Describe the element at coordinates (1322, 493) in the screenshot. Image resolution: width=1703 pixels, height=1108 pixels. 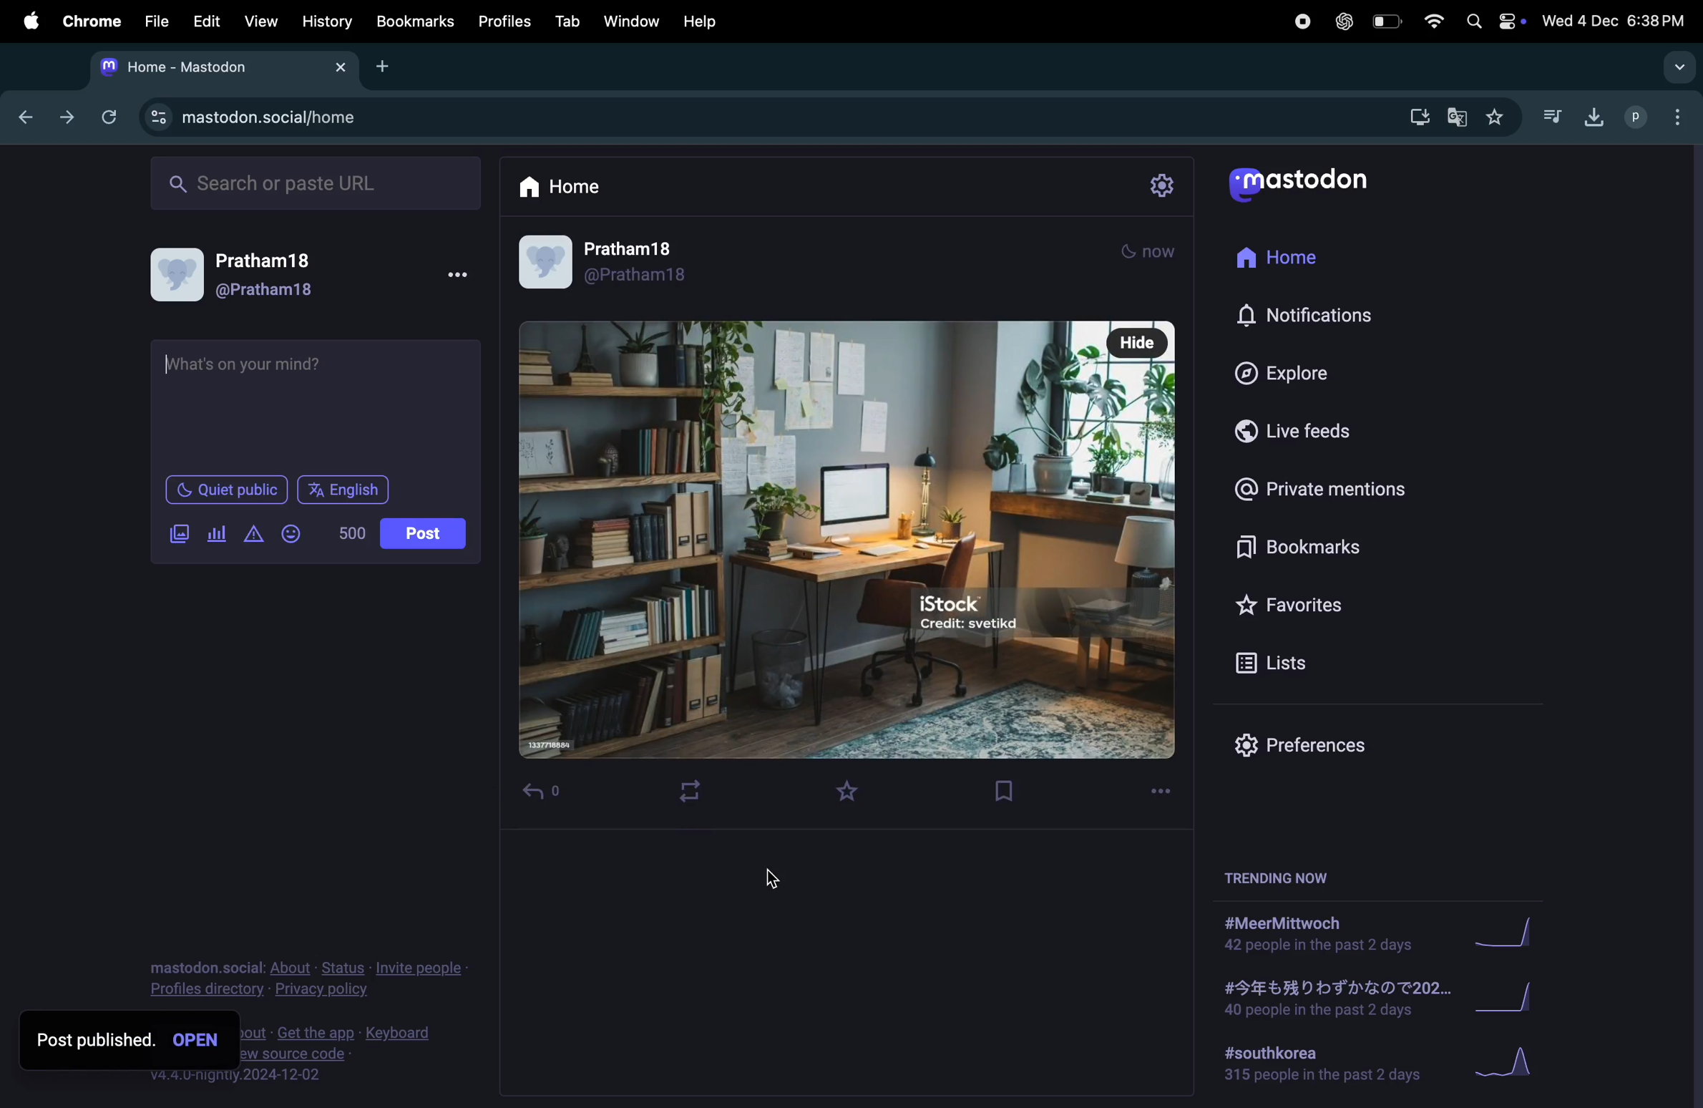
I see `private mentions` at that location.